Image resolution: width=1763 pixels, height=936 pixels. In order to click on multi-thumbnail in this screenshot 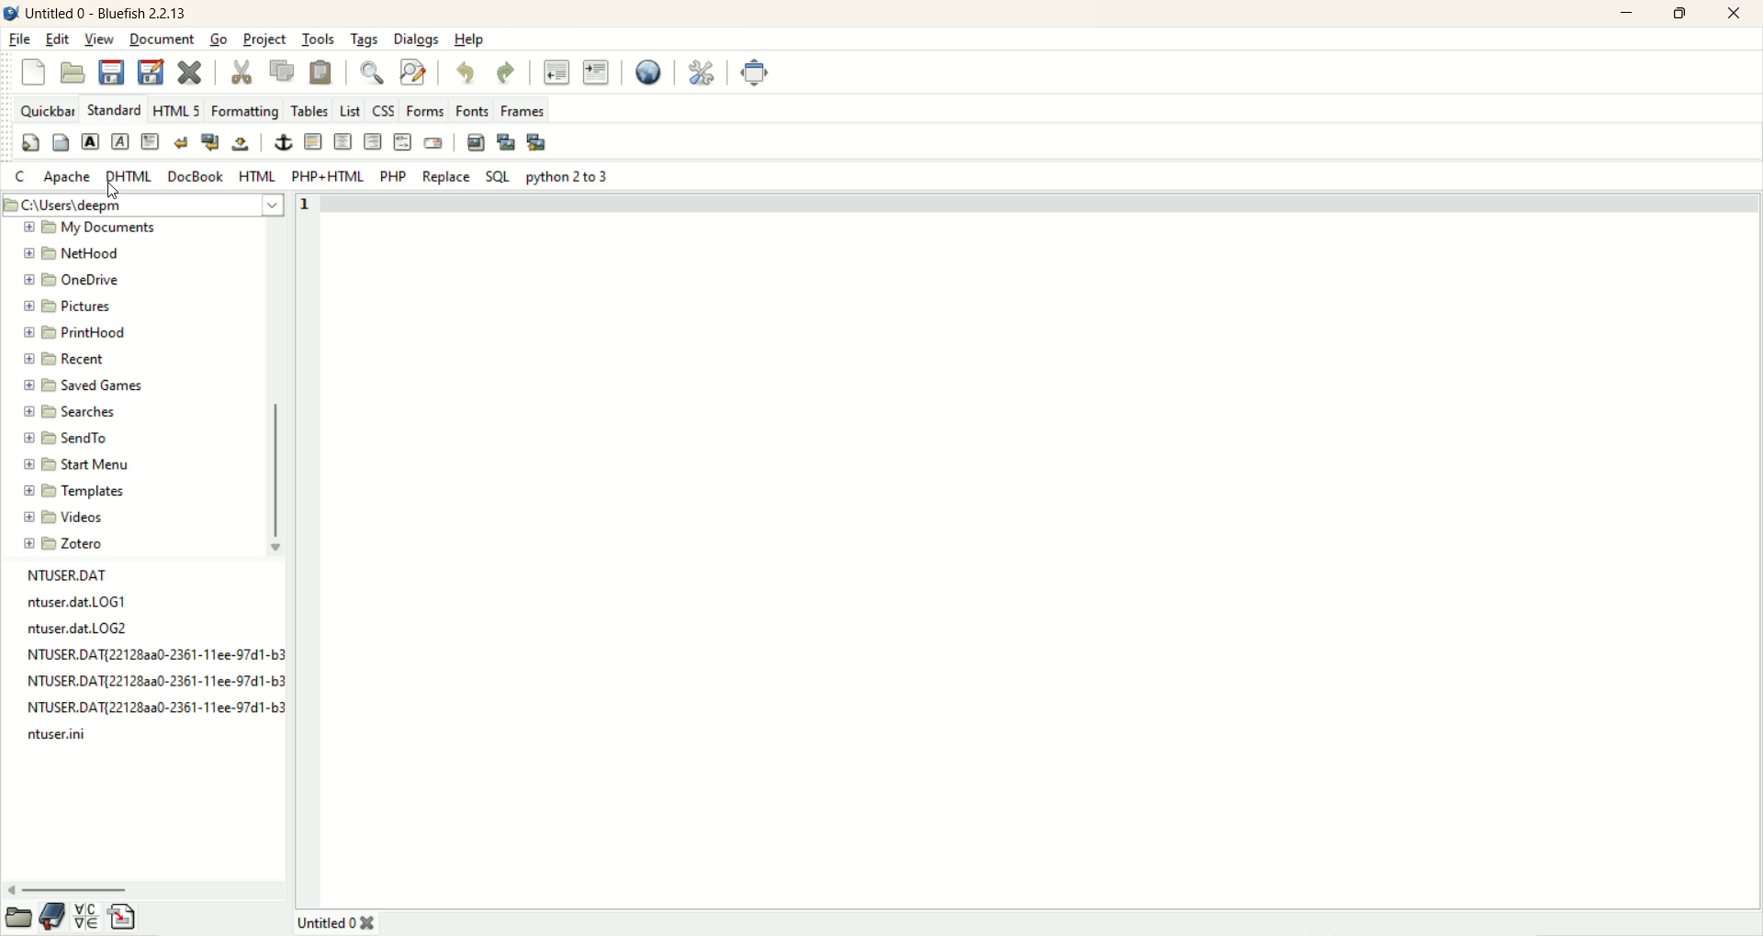, I will do `click(543, 142)`.